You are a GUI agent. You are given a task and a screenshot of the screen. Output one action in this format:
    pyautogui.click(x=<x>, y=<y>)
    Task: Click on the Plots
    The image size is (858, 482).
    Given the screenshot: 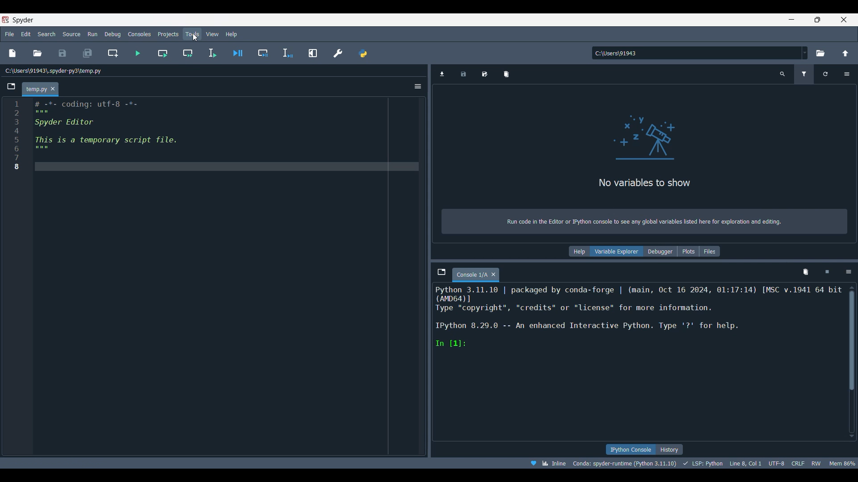 What is the action you would take?
    pyautogui.click(x=688, y=251)
    